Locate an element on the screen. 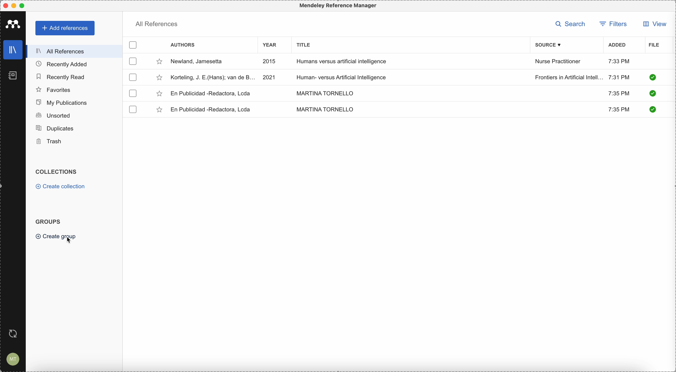 The image size is (676, 372). 7:33 PM is located at coordinates (619, 61).